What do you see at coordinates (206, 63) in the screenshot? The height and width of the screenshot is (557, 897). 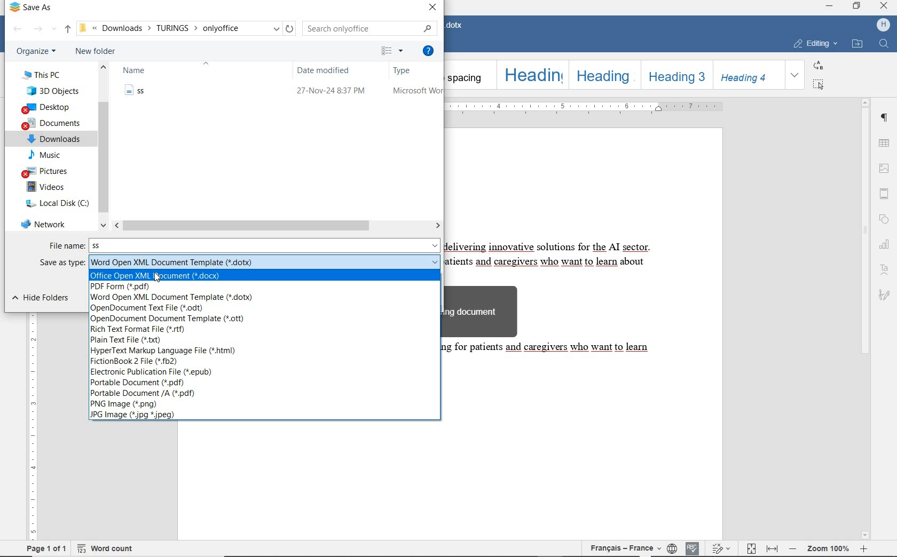 I see `collapse` at bounding box center [206, 63].